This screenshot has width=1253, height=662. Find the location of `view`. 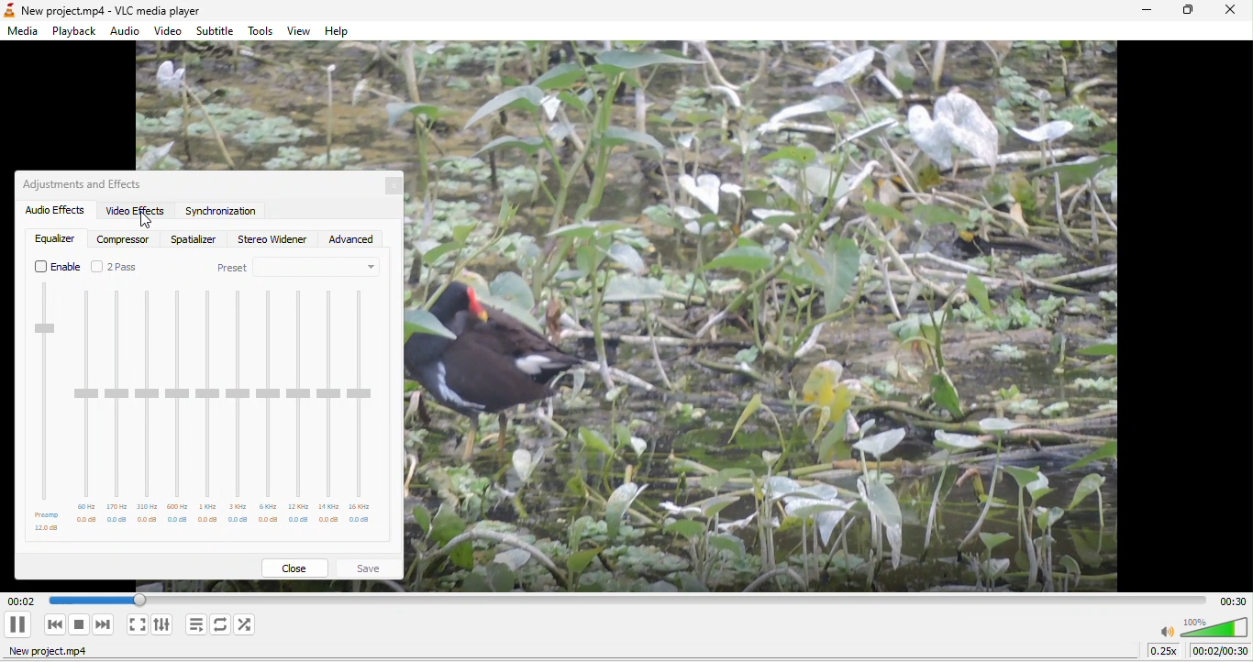

view is located at coordinates (297, 31).